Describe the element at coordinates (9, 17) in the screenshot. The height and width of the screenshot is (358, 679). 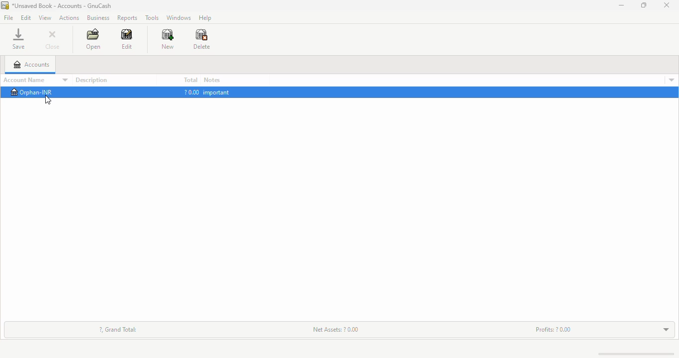
I see `file` at that location.